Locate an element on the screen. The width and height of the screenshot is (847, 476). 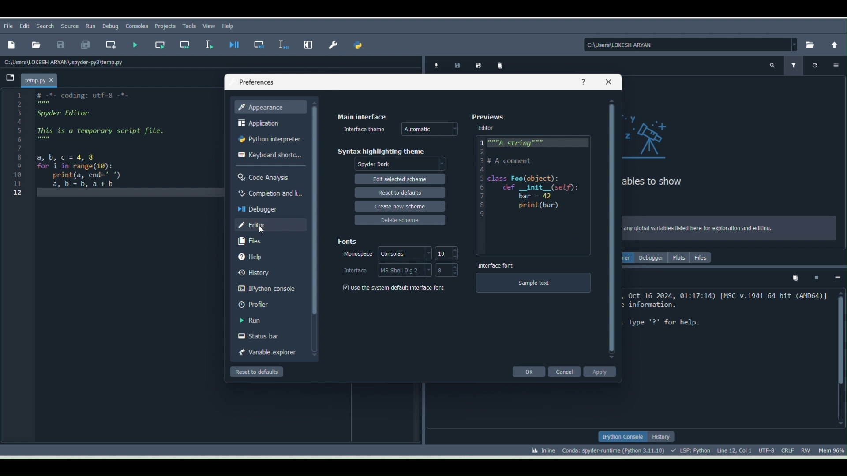
File name is located at coordinates (41, 79).